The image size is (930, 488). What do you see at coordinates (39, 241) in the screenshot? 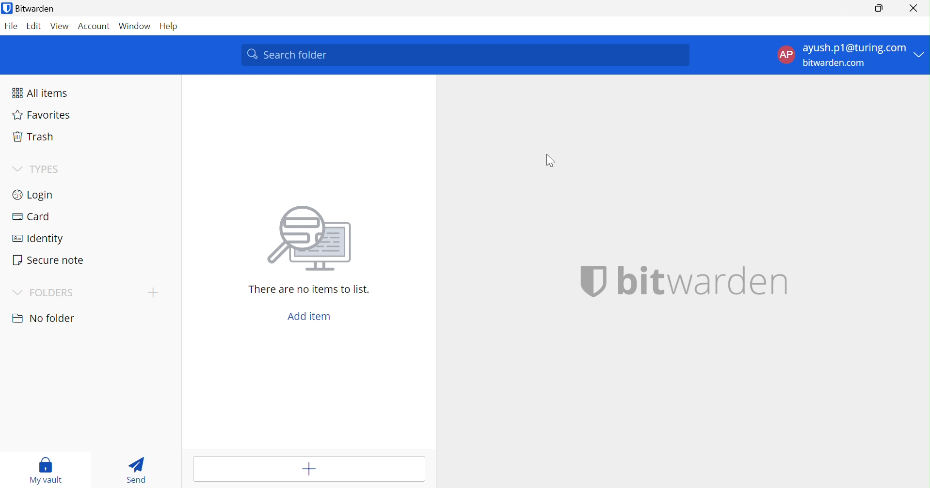
I see `Identity` at bounding box center [39, 241].